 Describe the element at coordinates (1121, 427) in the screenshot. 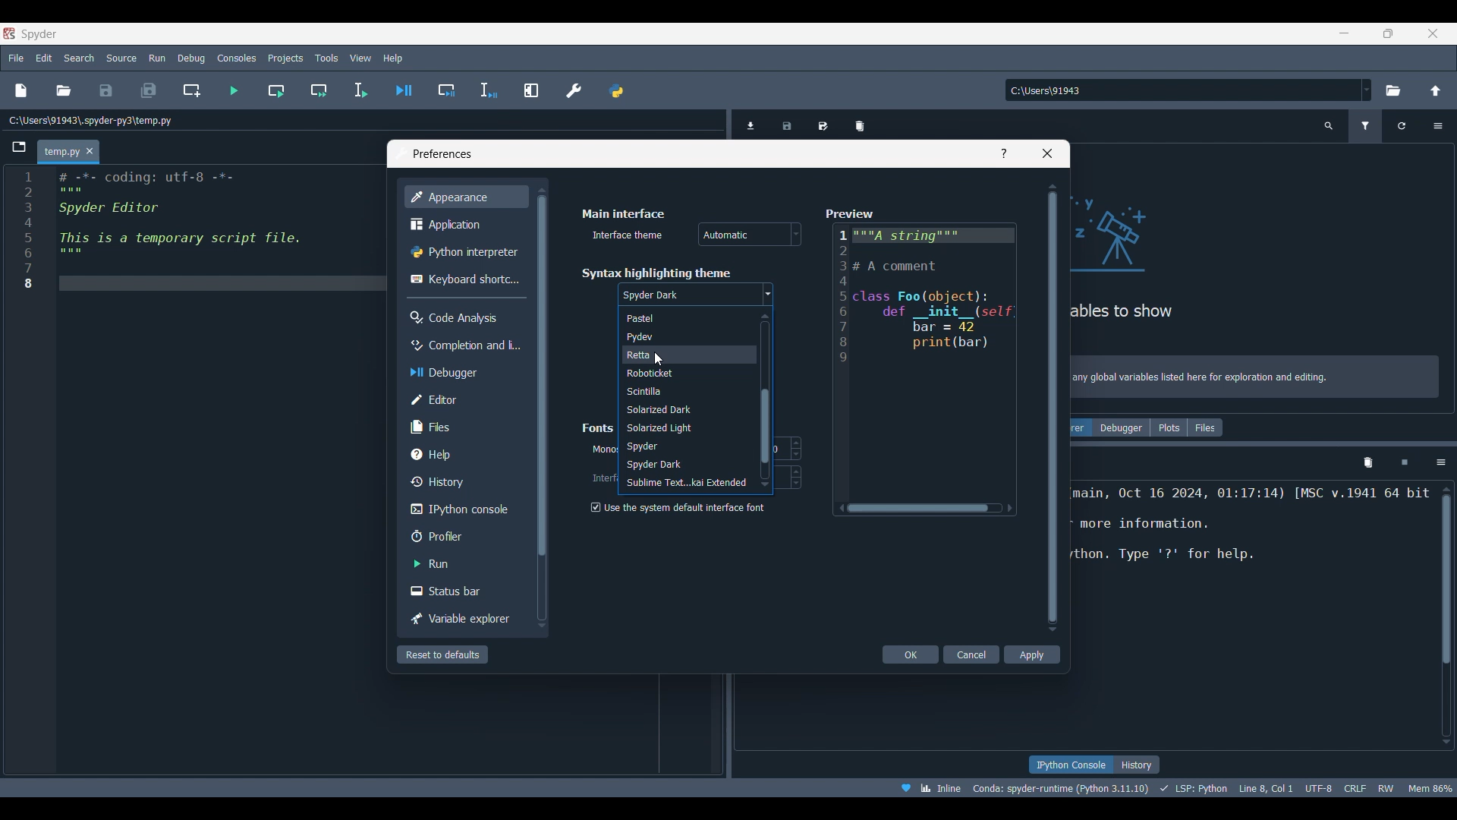

I see `Debugger` at that location.